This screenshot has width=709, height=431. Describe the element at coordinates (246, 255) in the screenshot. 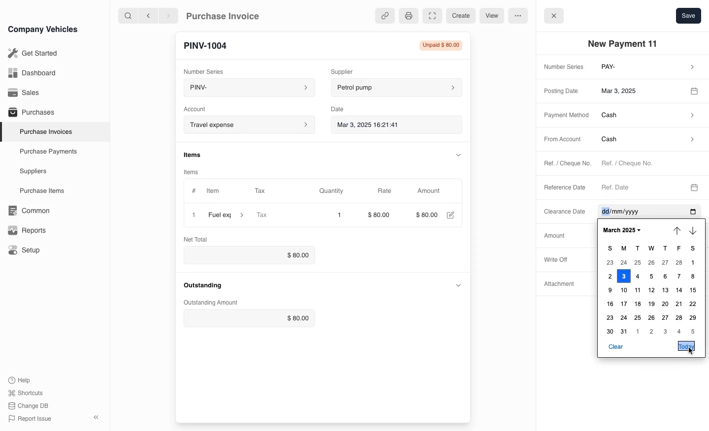

I see `$0.00` at that location.